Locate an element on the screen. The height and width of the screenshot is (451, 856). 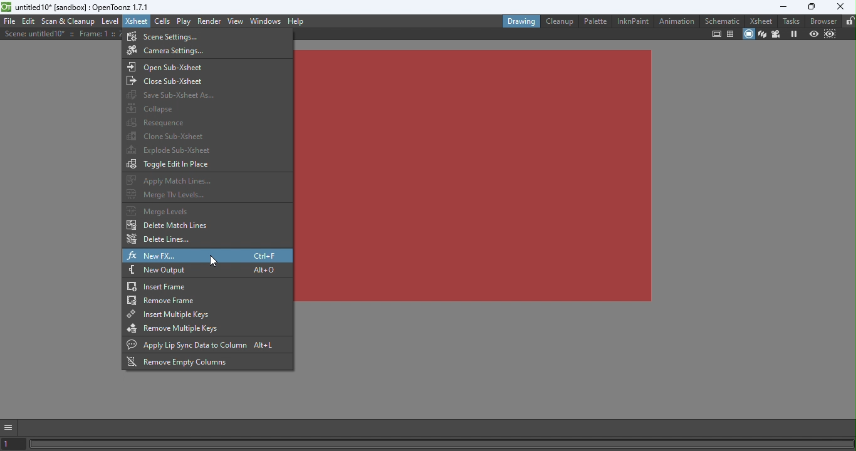
Apply match lines is located at coordinates (172, 180).